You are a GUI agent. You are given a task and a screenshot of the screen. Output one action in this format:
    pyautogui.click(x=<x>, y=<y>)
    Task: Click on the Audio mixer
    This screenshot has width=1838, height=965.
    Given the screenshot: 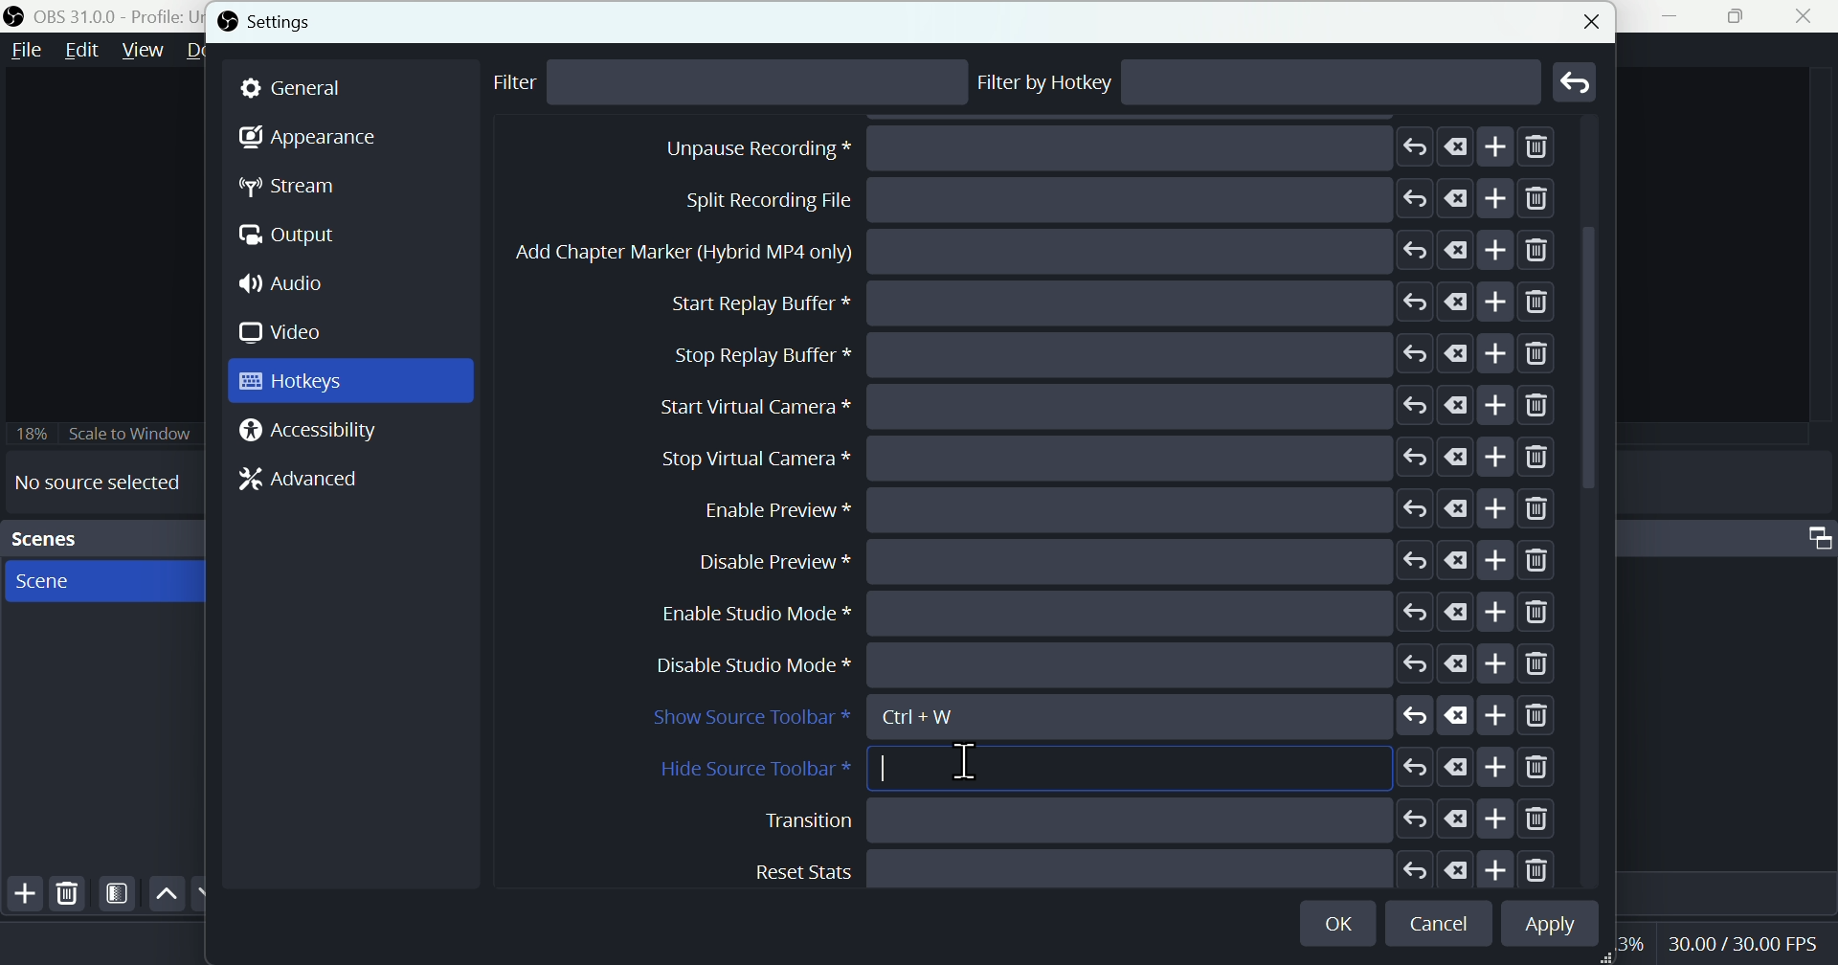 What is the action you would take?
    pyautogui.click(x=1815, y=533)
    